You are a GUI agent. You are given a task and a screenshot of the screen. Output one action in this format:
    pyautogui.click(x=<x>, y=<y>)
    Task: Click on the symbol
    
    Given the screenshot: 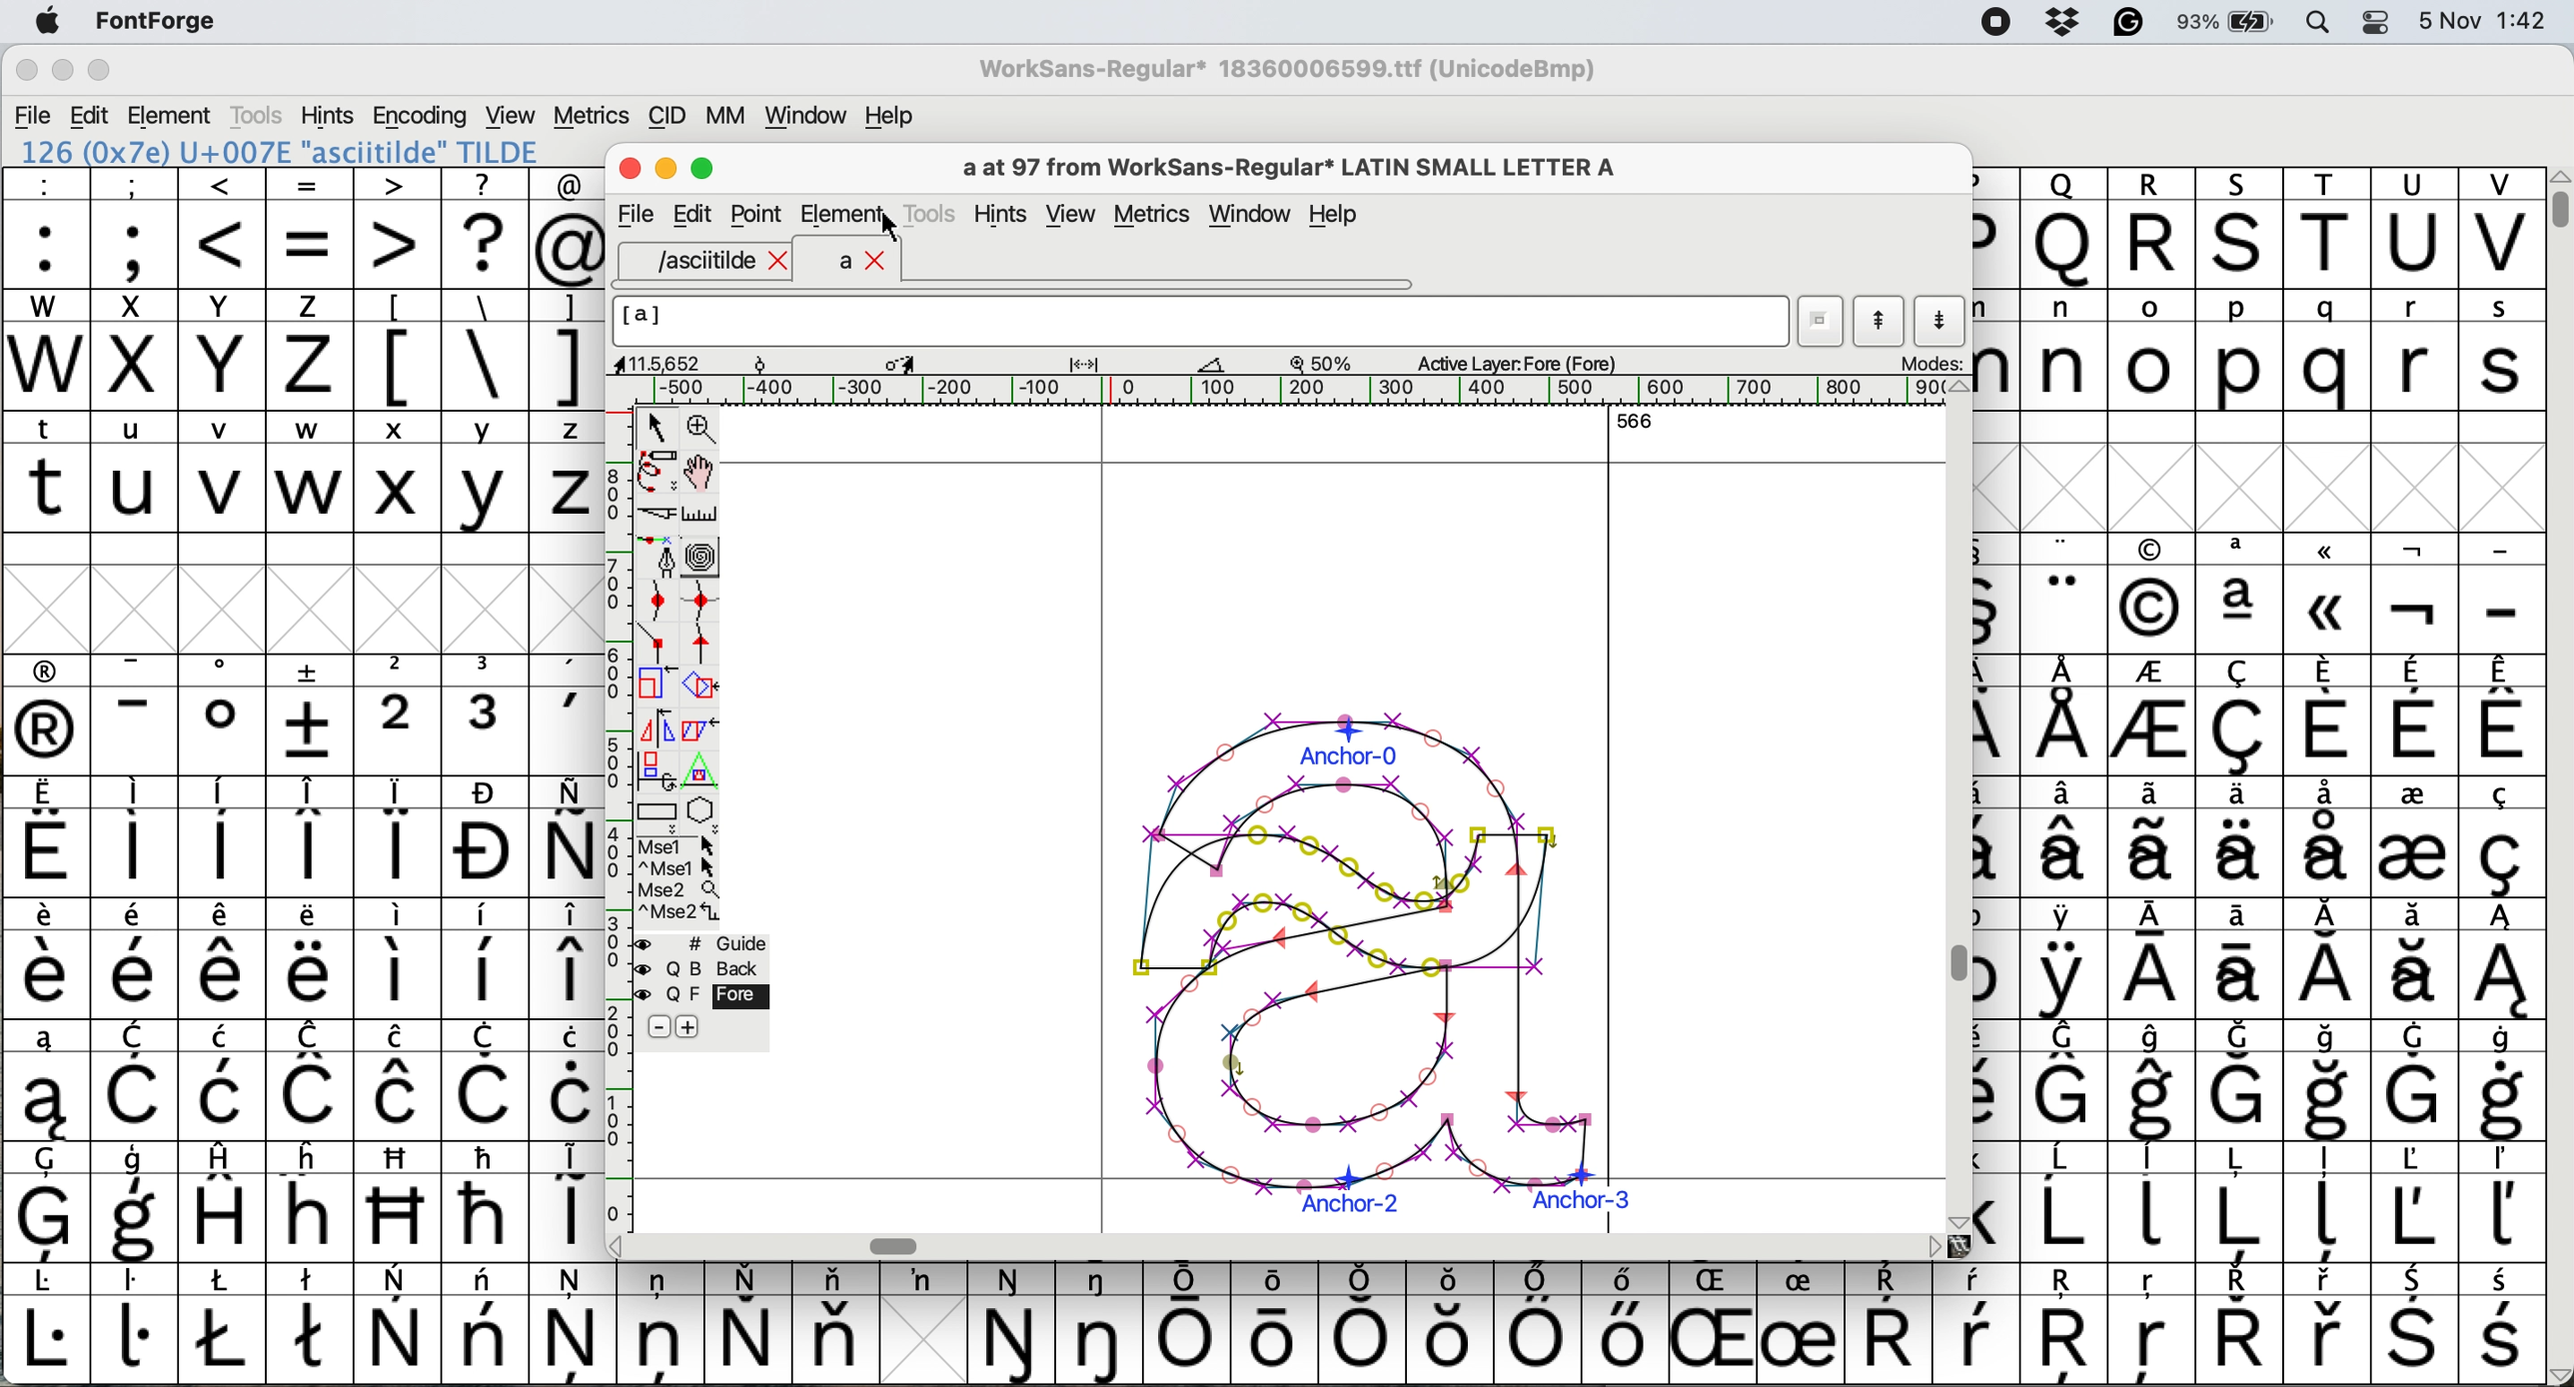 What is the action you would take?
    pyautogui.click(x=223, y=714)
    